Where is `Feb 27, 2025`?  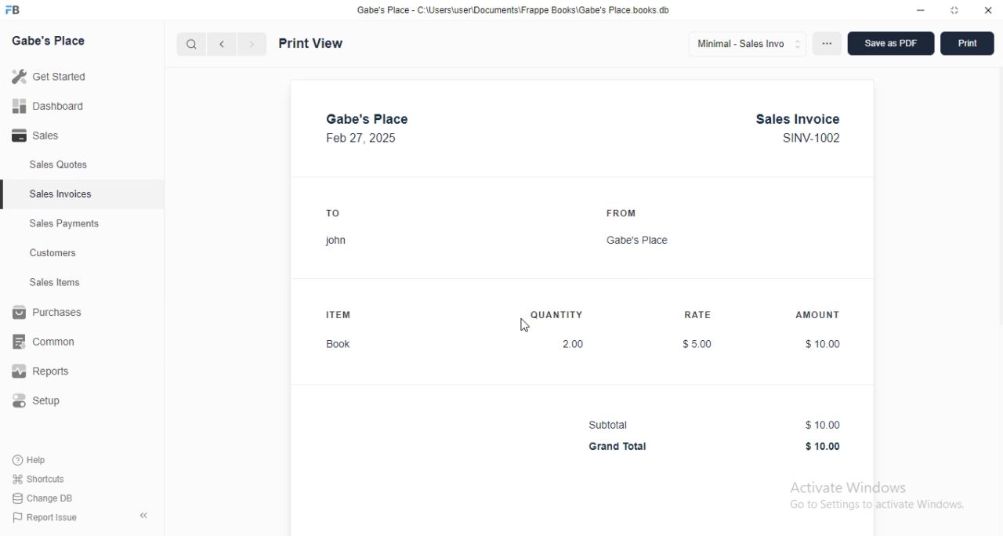 Feb 27, 2025 is located at coordinates (362, 139).